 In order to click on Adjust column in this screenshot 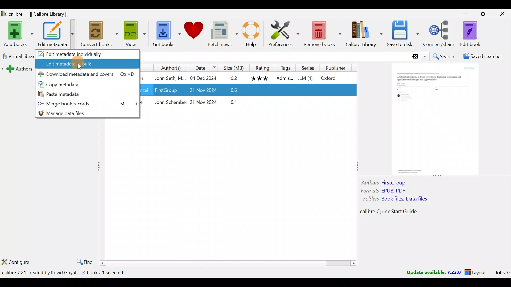, I will do `click(355, 166)`.